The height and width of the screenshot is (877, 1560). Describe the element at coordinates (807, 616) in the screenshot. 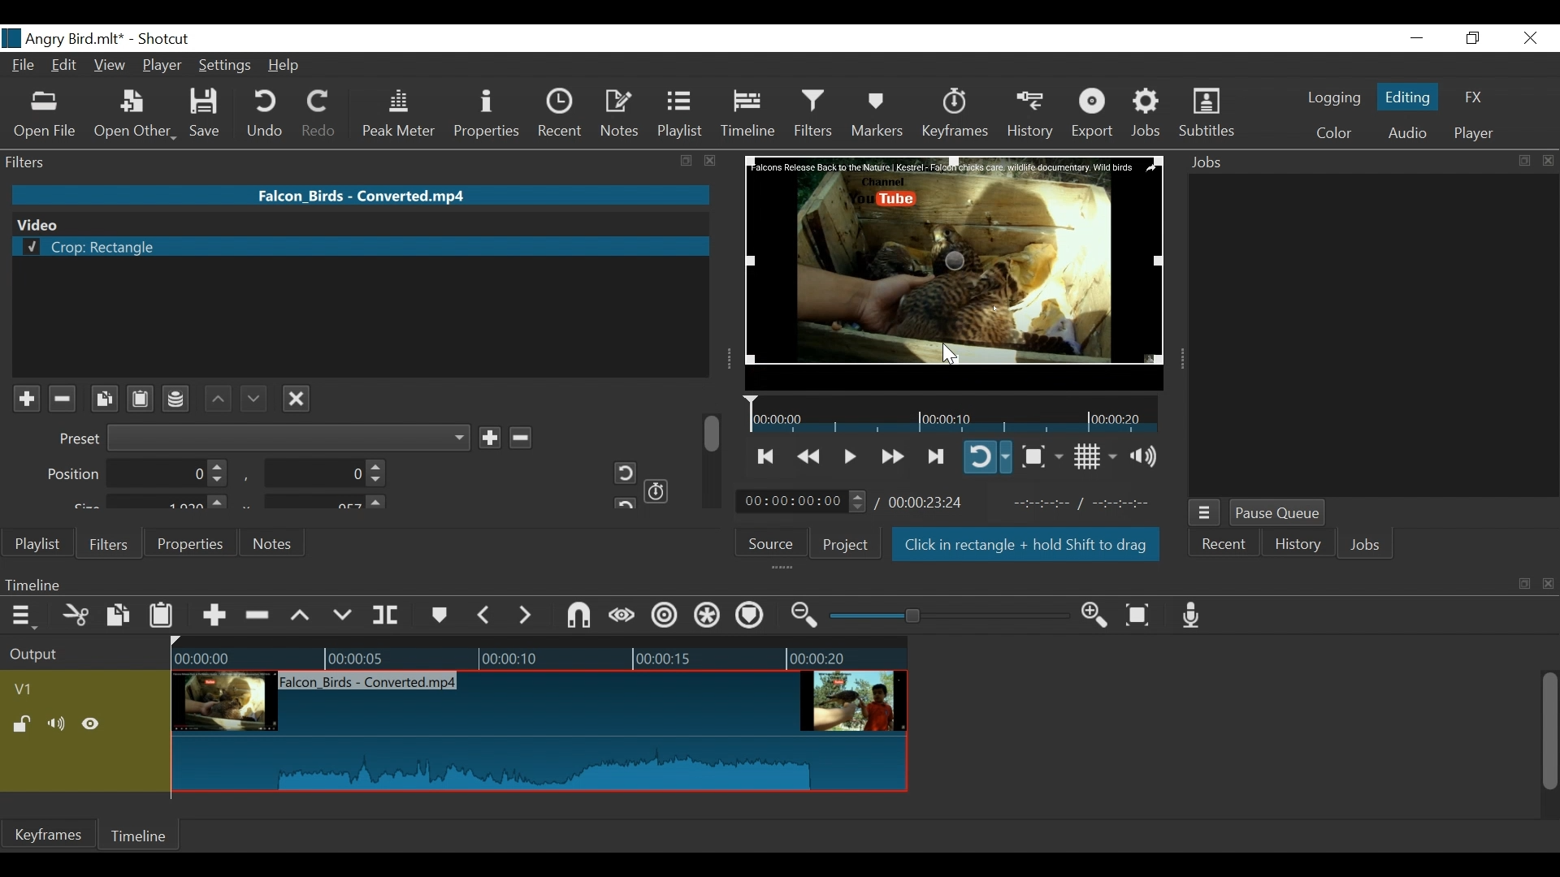

I see `Zoom timeline out` at that location.